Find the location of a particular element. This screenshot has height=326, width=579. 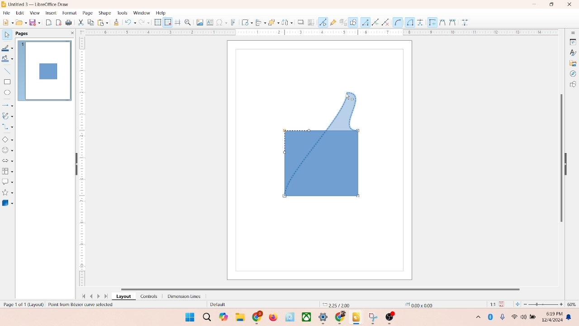

Combine tool is located at coordinates (452, 22).